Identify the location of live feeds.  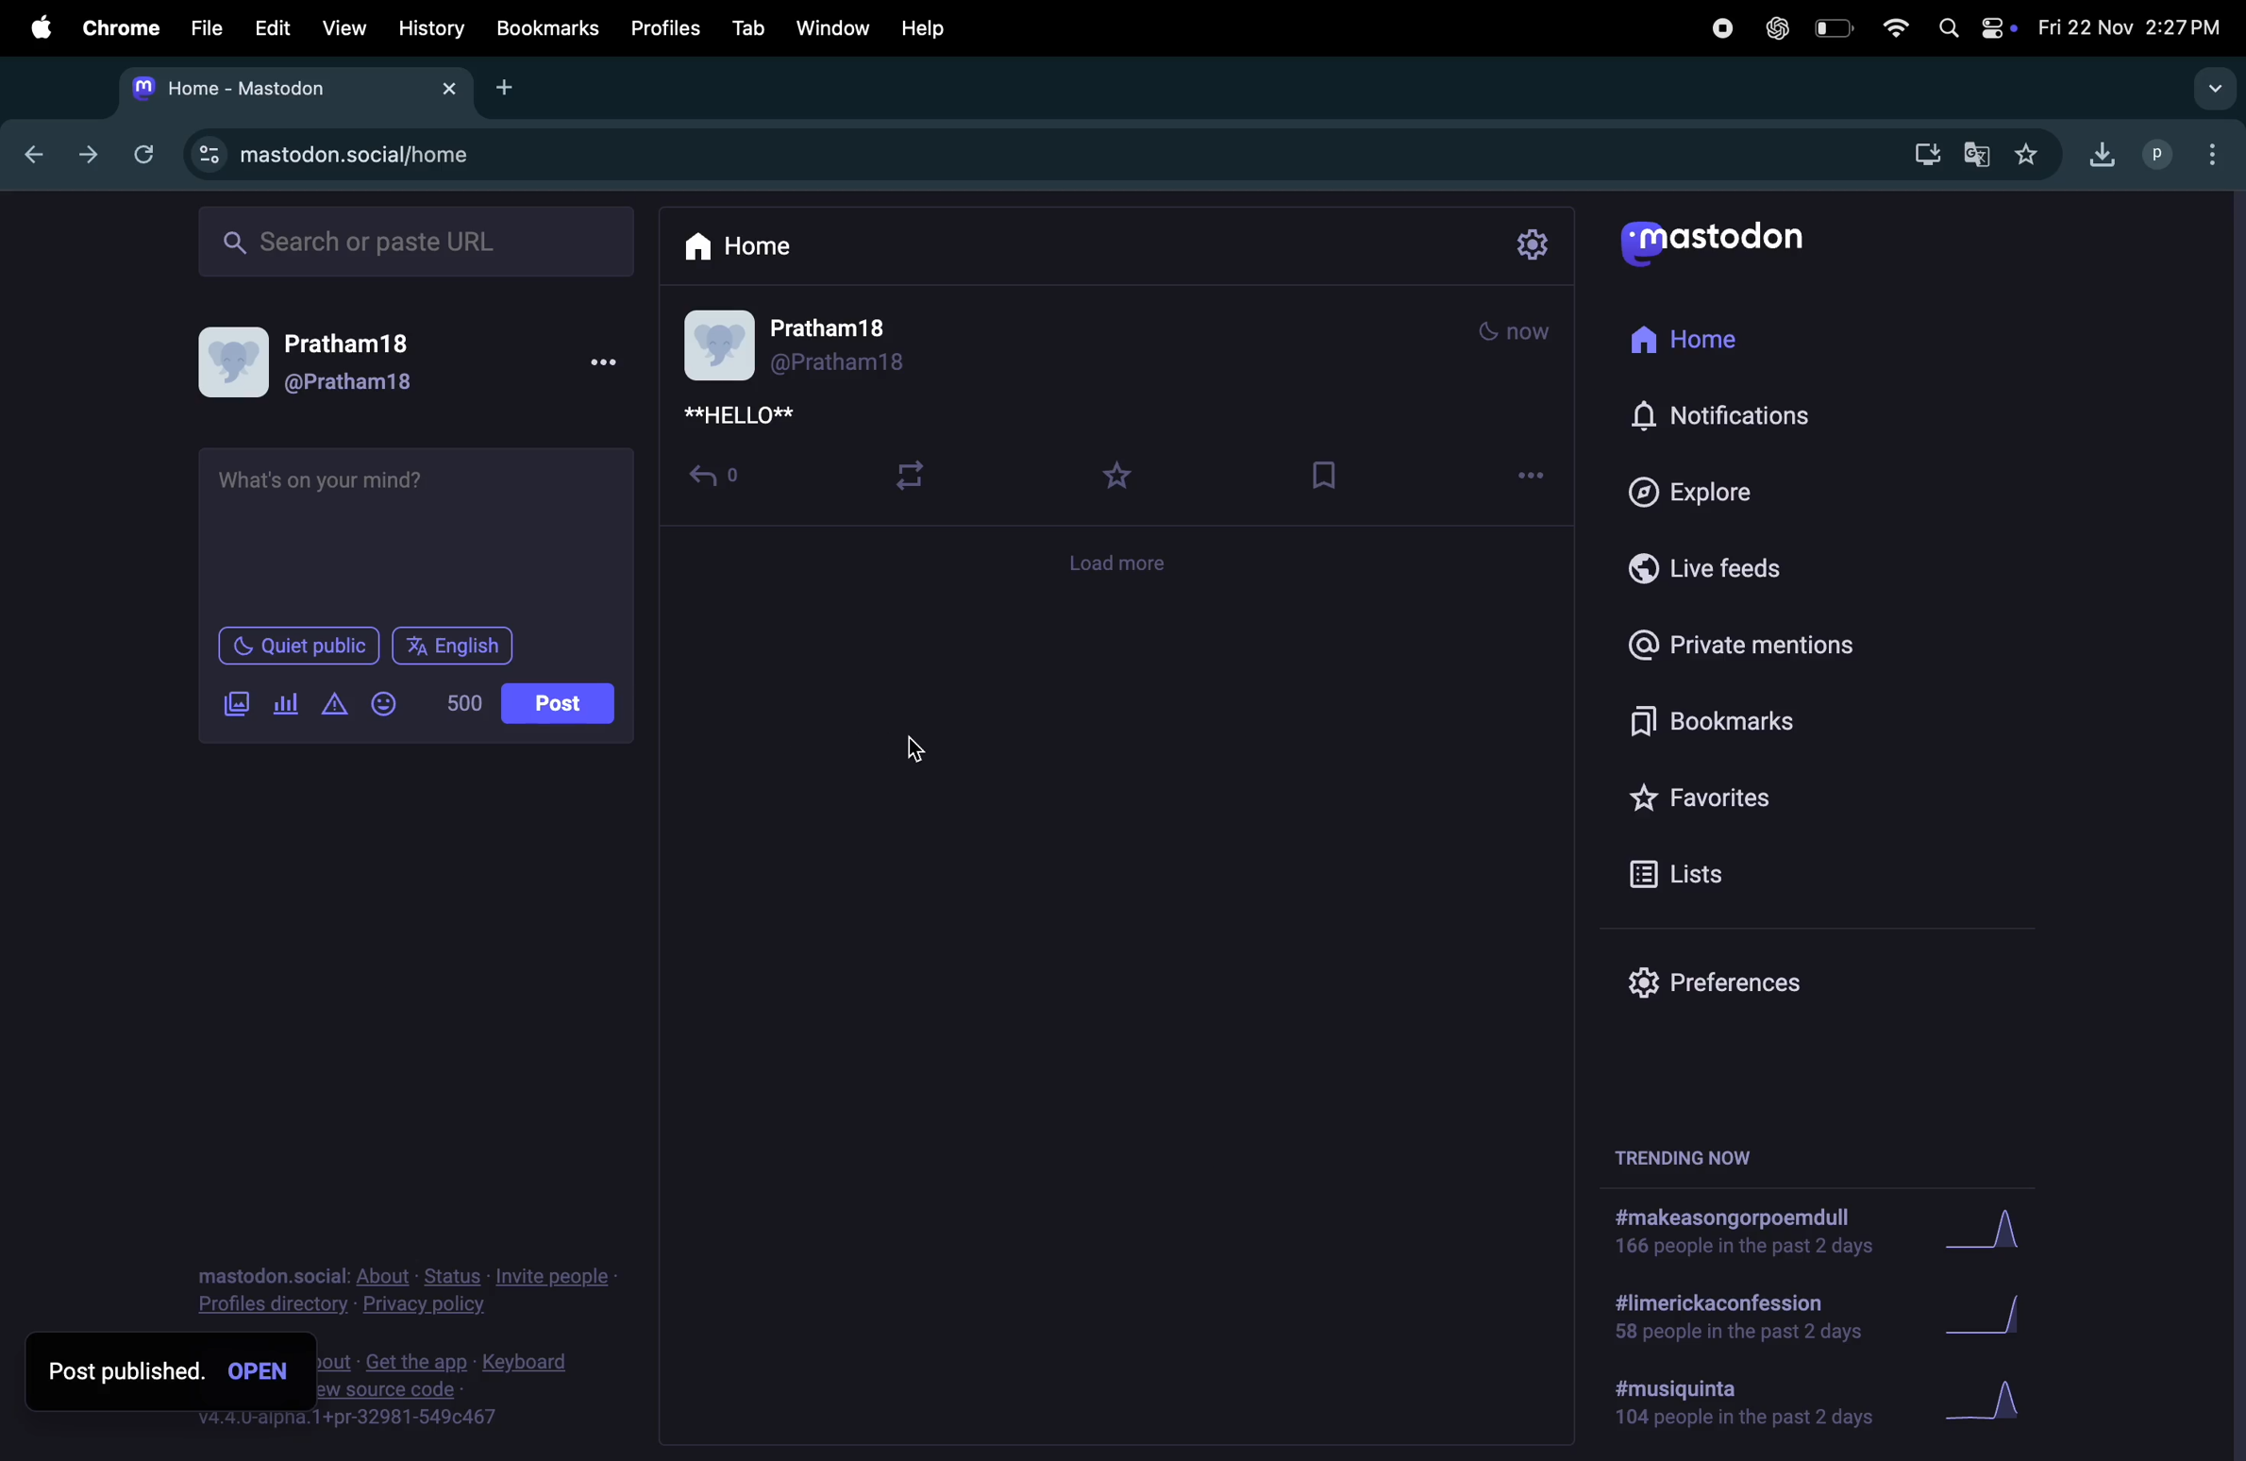
(1729, 566).